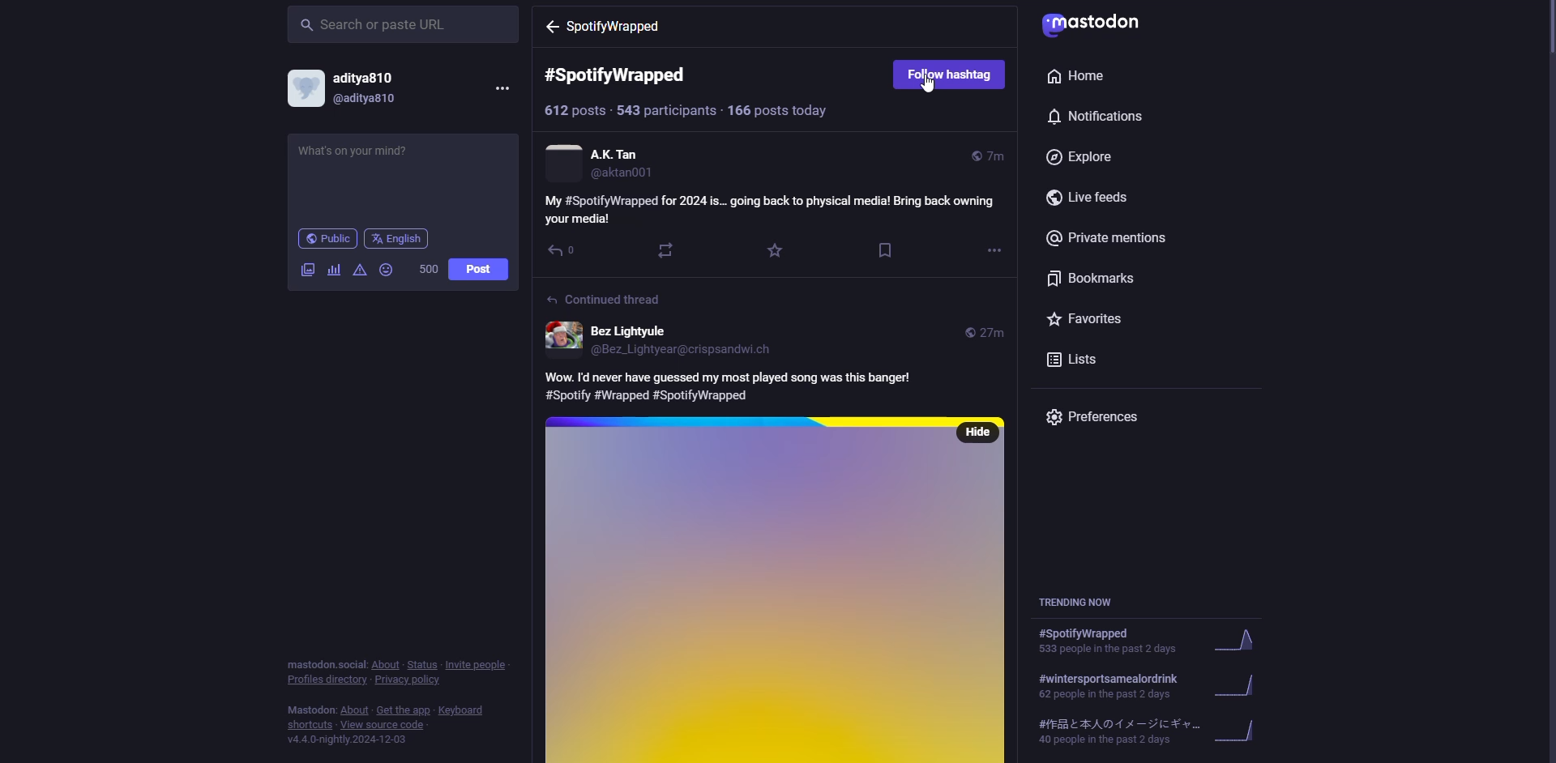 Image resolution: width=1556 pixels, height=763 pixels. Describe the element at coordinates (400, 239) in the screenshot. I see `english` at that location.